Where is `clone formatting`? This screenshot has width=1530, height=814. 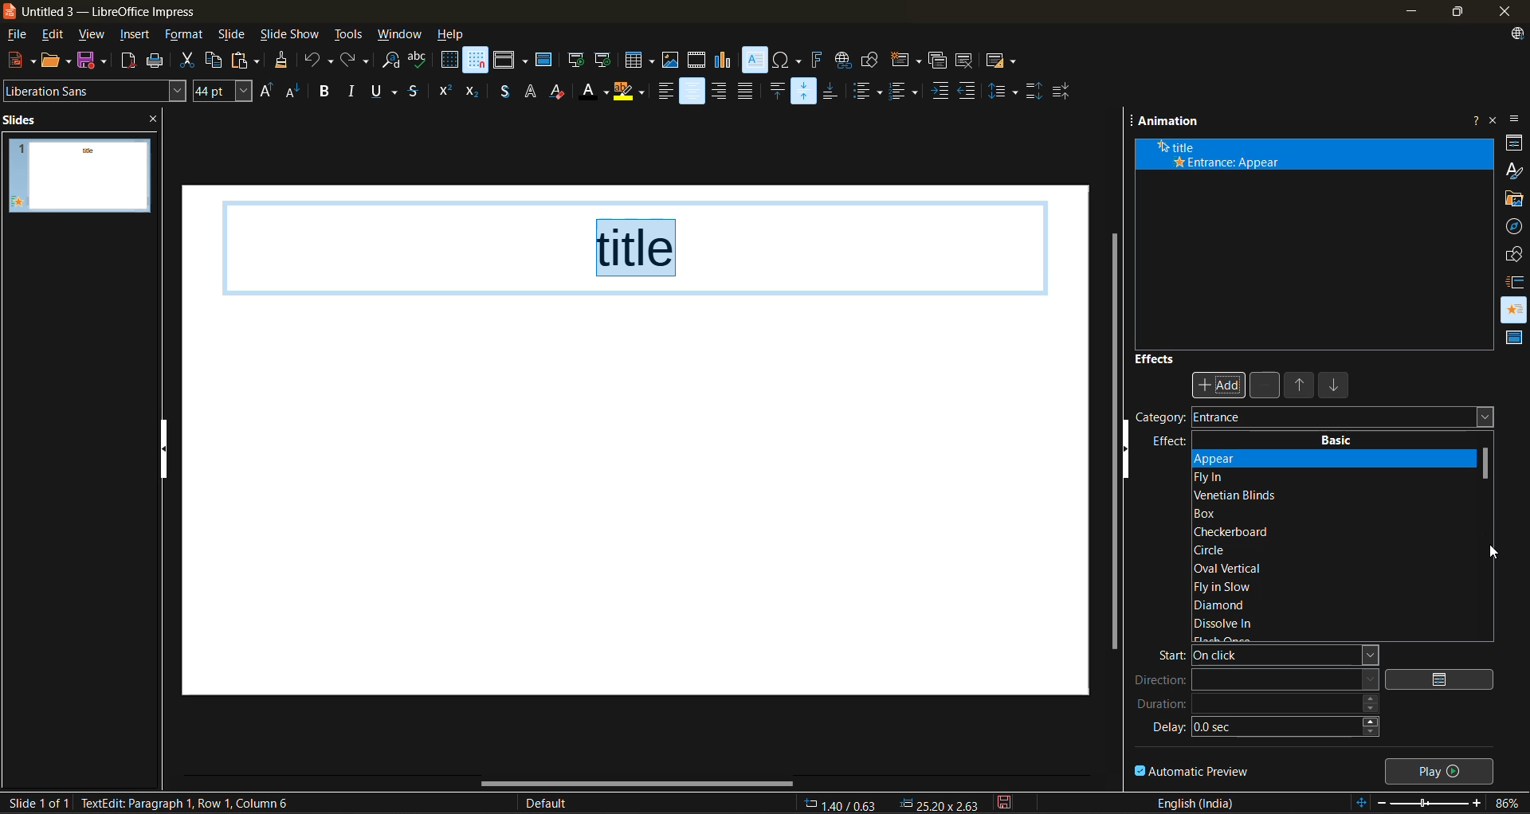 clone formatting is located at coordinates (283, 61).